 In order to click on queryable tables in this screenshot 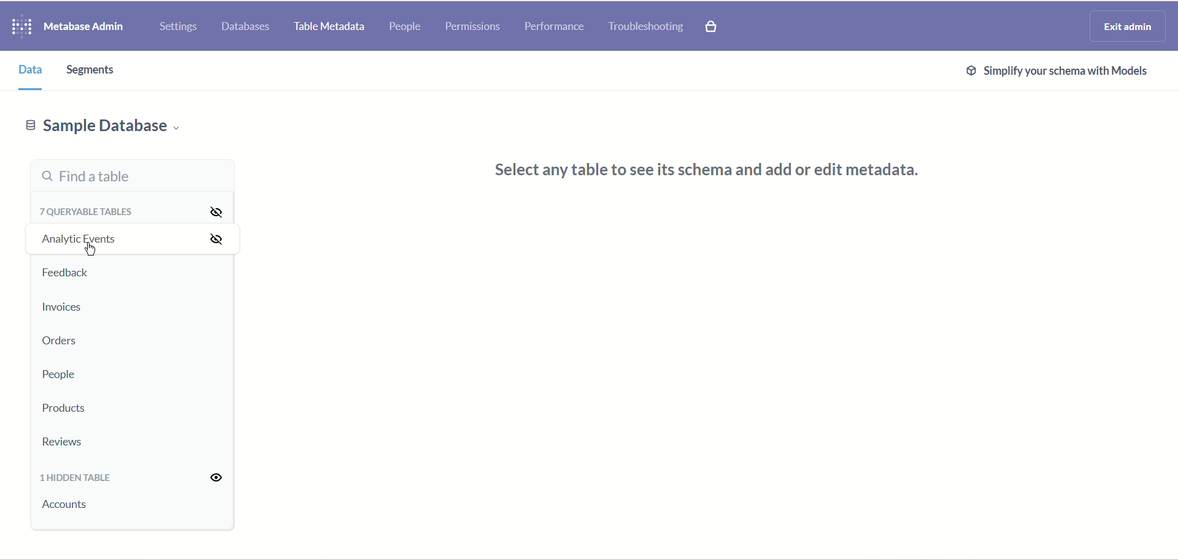, I will do `click(90, 210)`.